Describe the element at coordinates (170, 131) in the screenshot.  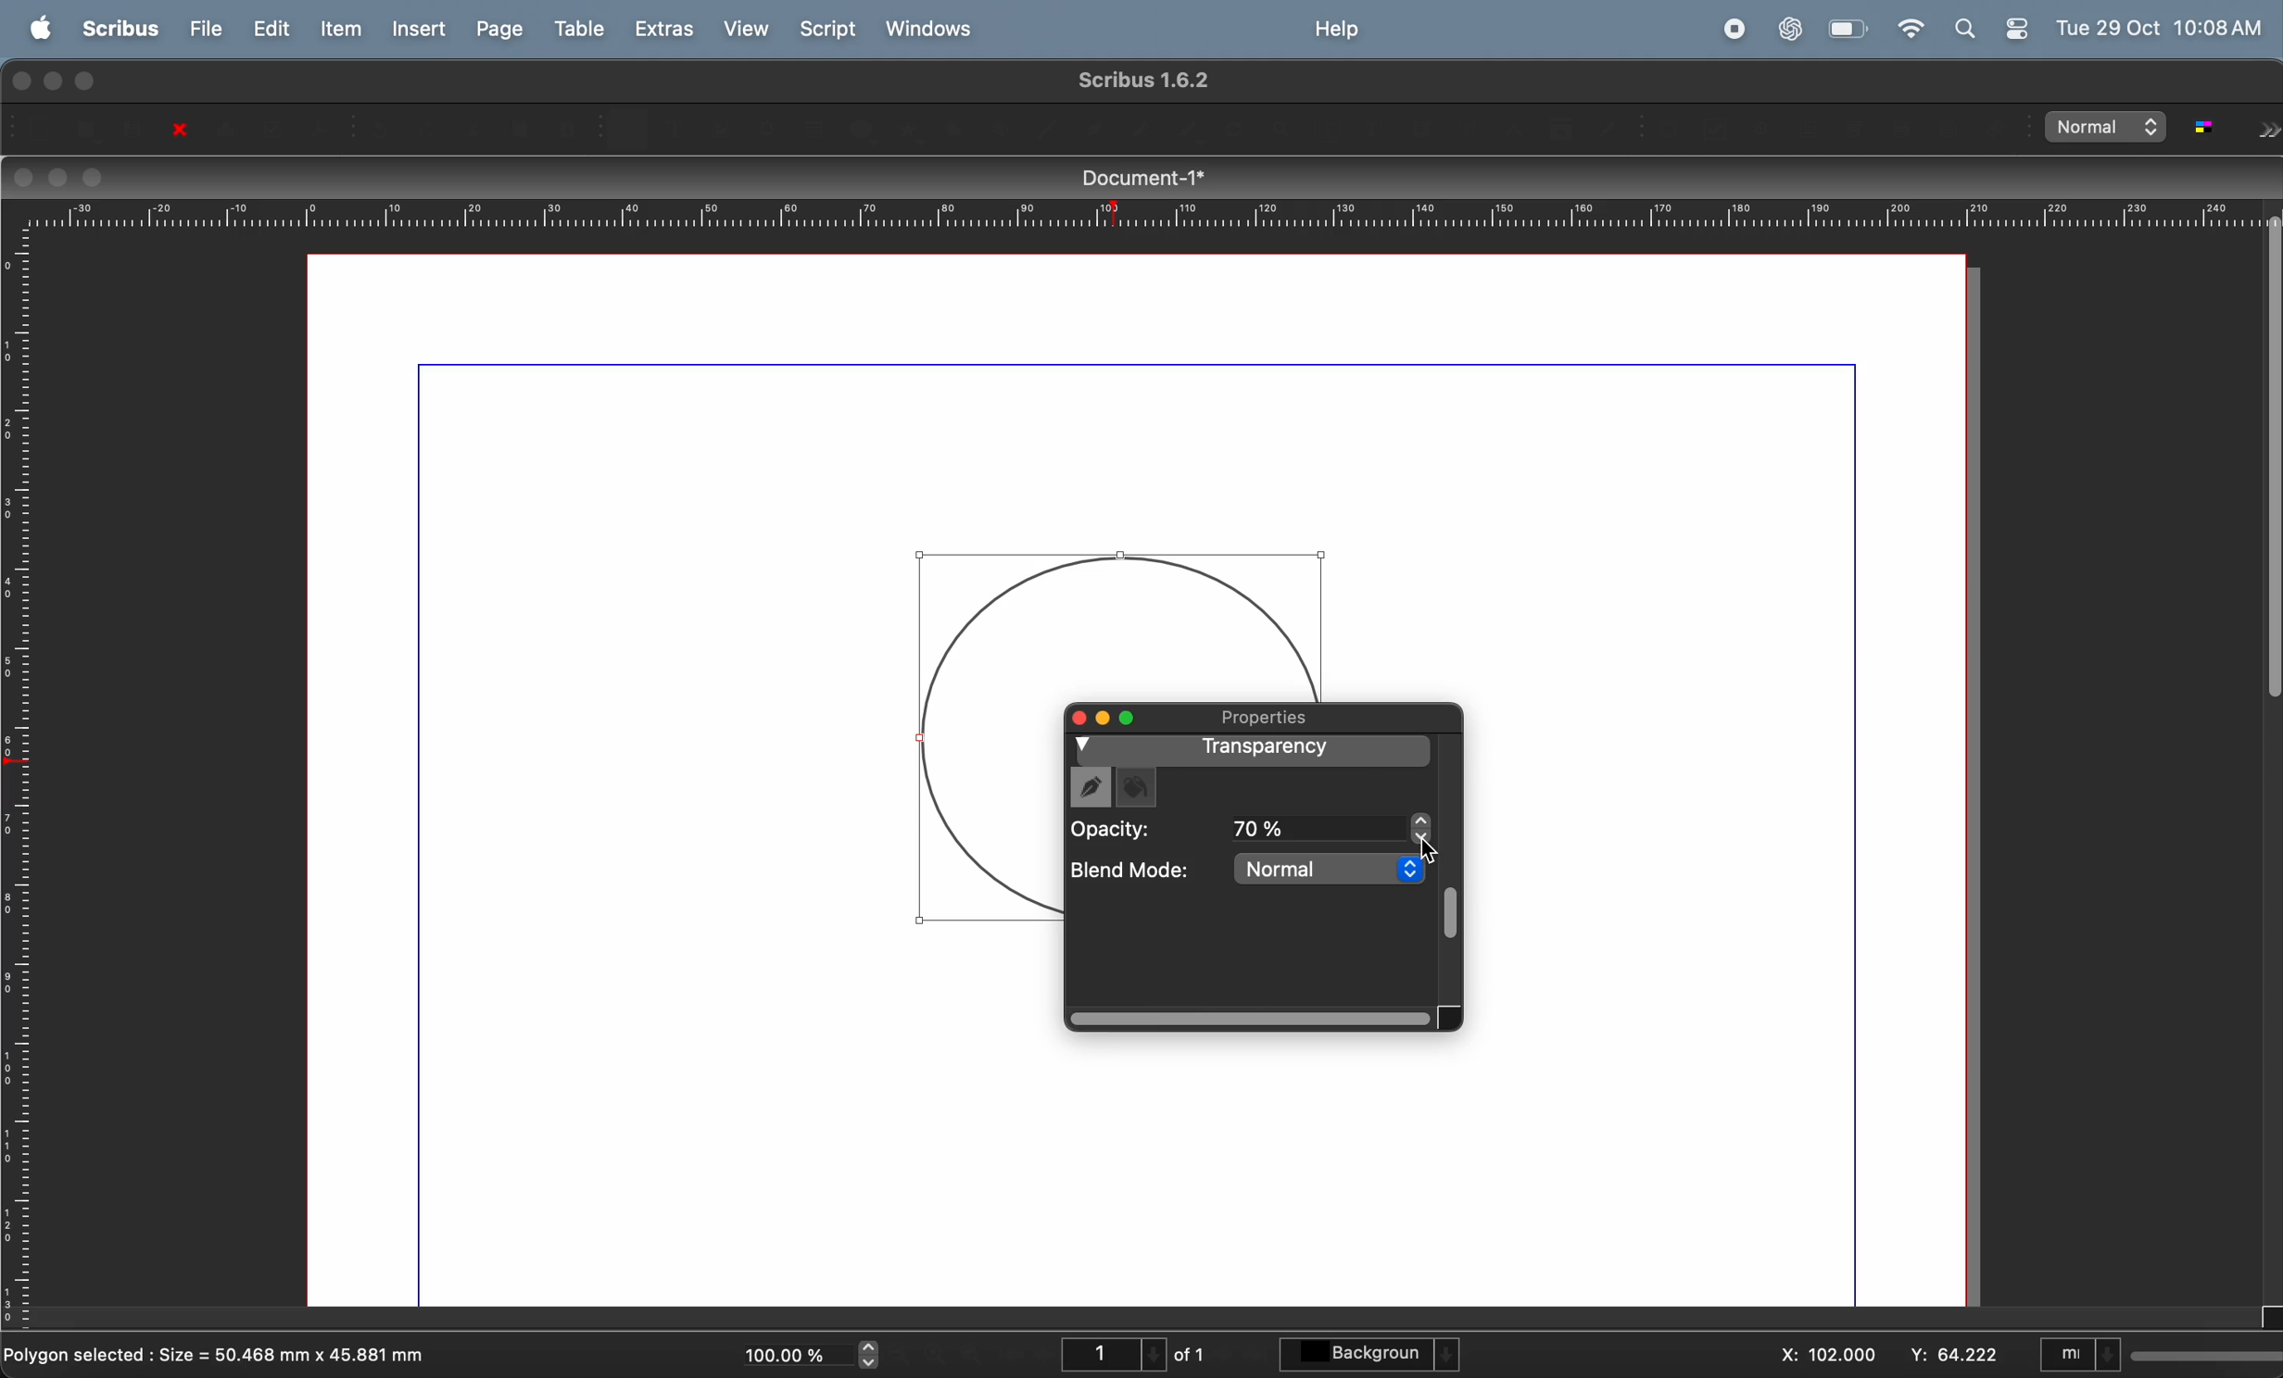
I see `close` at that location.